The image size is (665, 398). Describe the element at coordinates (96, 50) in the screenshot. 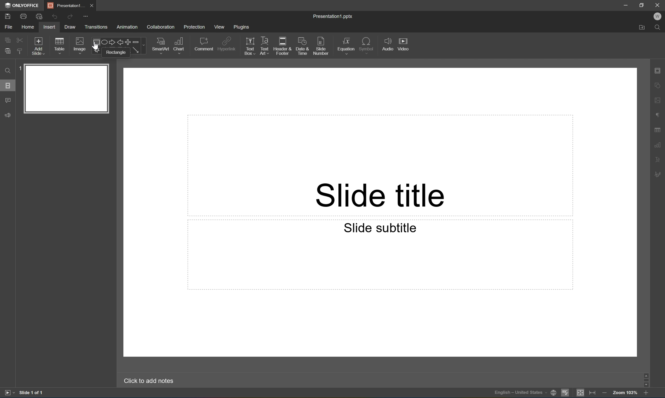

I see `` at that location.